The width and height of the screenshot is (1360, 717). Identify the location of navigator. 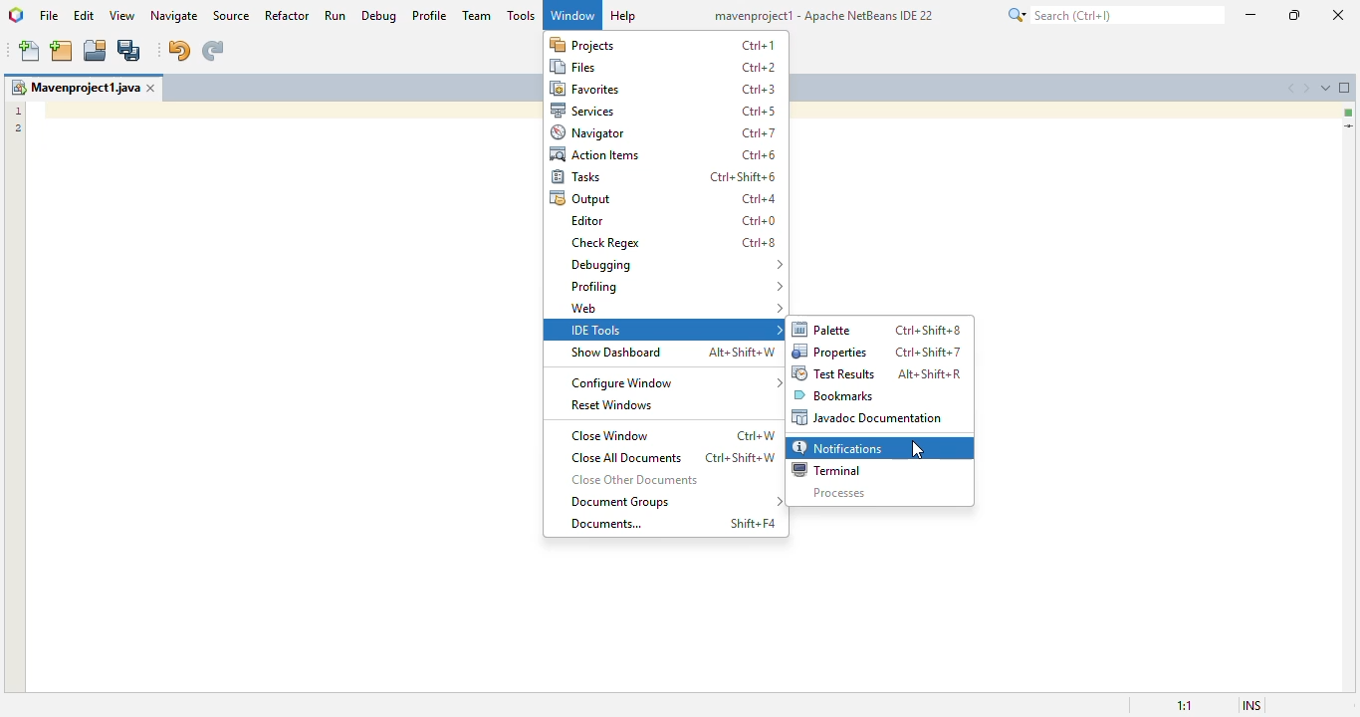
(590, 132).